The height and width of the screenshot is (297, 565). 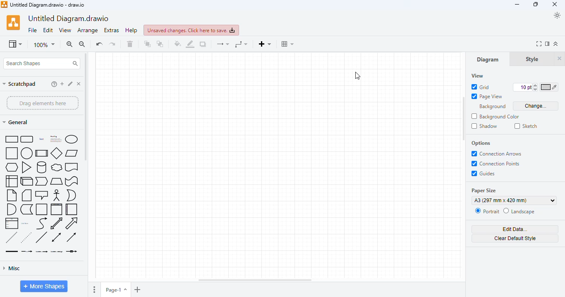 What do you see at coordinates (71, 139) in the screenshot?
I see `ellipse` at bounding box center [71, 139].